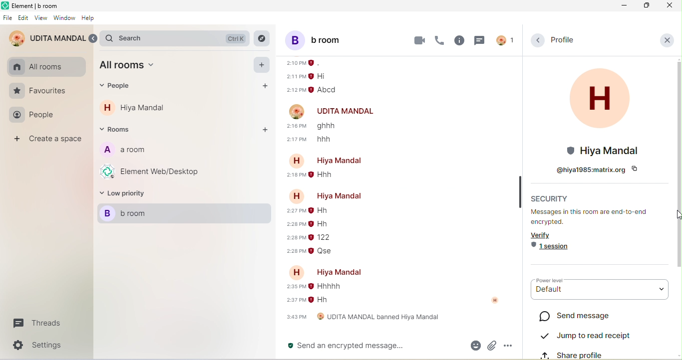 The image size is (682, 360). Describe the element at coordinates (504, 40) in the screenshot. I see `account` at that location.